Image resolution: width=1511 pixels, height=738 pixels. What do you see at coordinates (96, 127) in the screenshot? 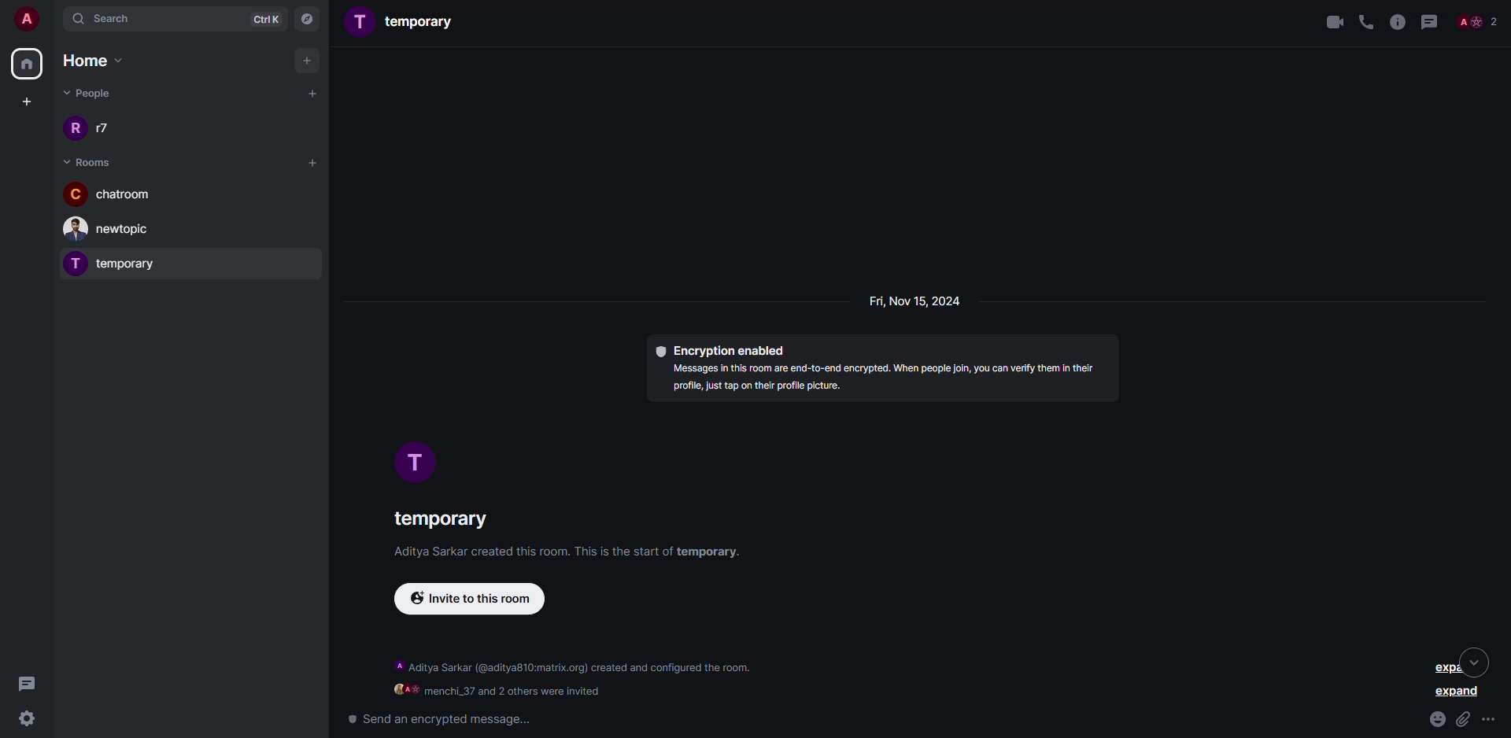
I see `r17` at bounding box center [96, 127].